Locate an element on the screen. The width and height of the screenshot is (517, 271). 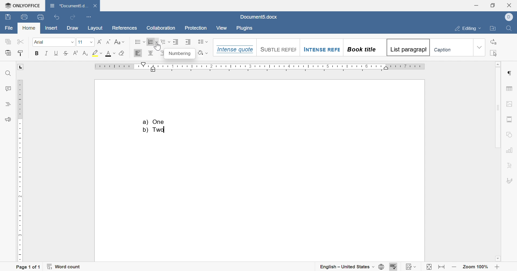
b) Two is located at coordinates (154, 130).